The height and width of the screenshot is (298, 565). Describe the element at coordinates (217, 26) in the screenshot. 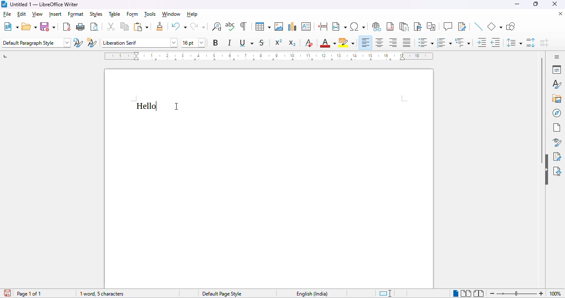

I see `find and replace` at that location.